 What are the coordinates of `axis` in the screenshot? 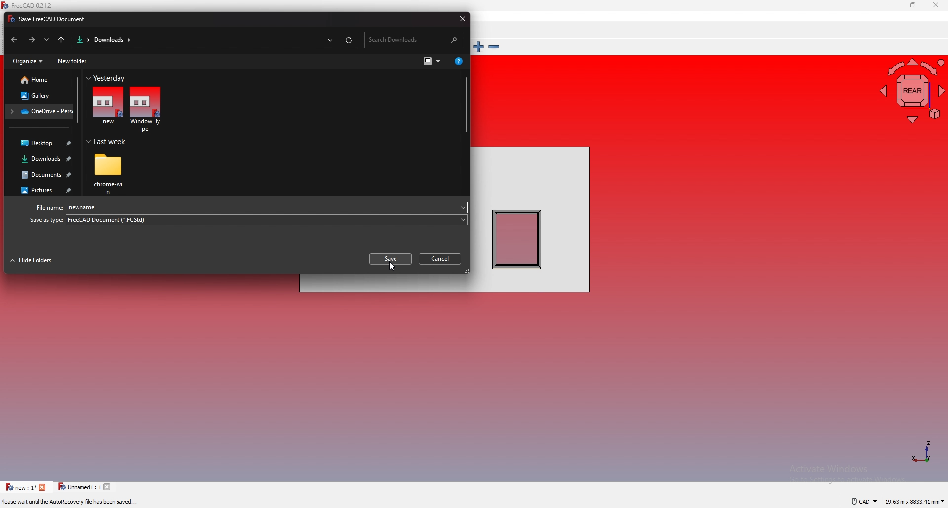 It's located at (922, 451).